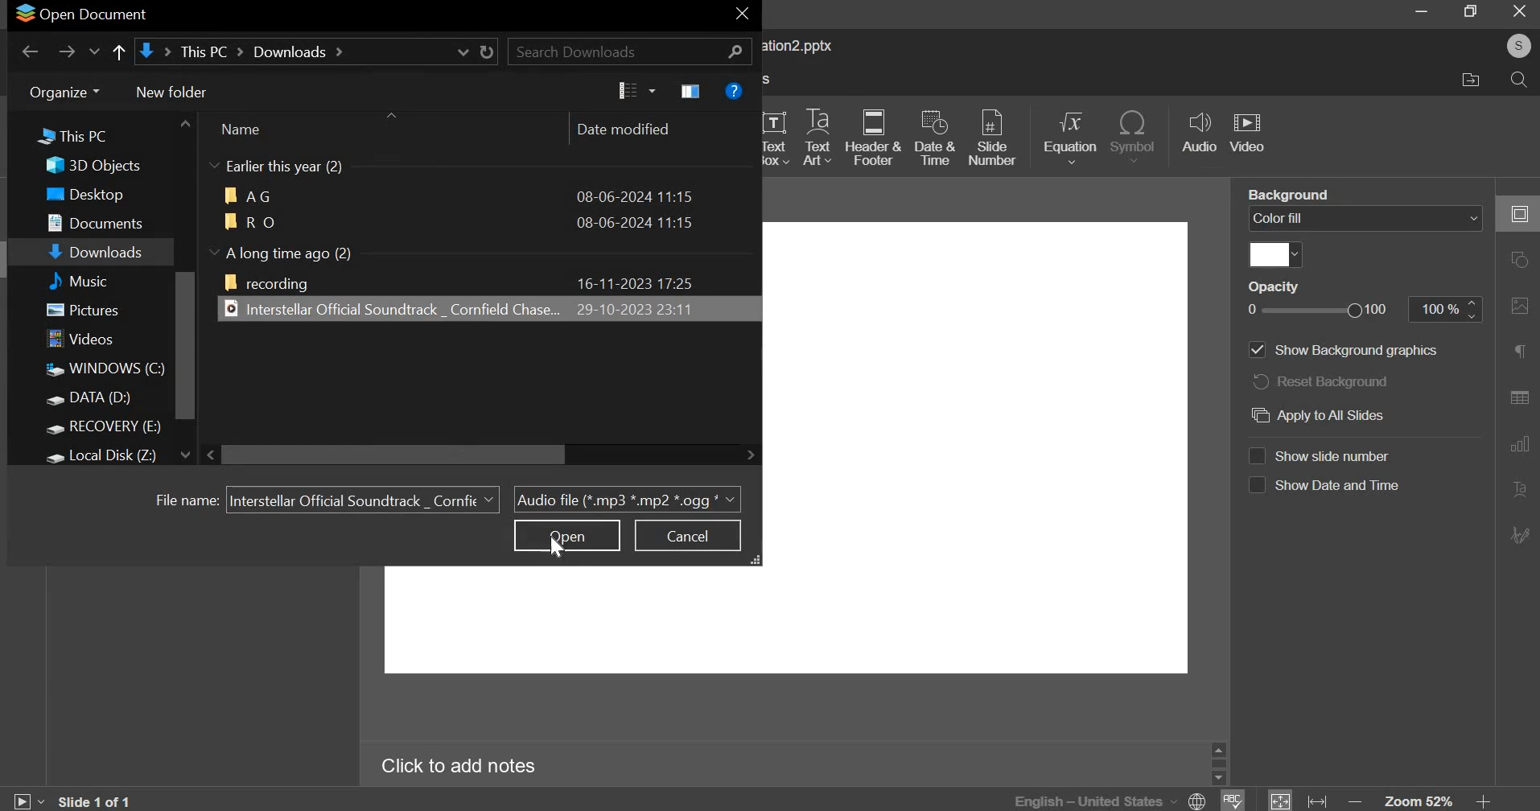 The image size is (1540, 811). I want to click on file location, so click(318, 51).